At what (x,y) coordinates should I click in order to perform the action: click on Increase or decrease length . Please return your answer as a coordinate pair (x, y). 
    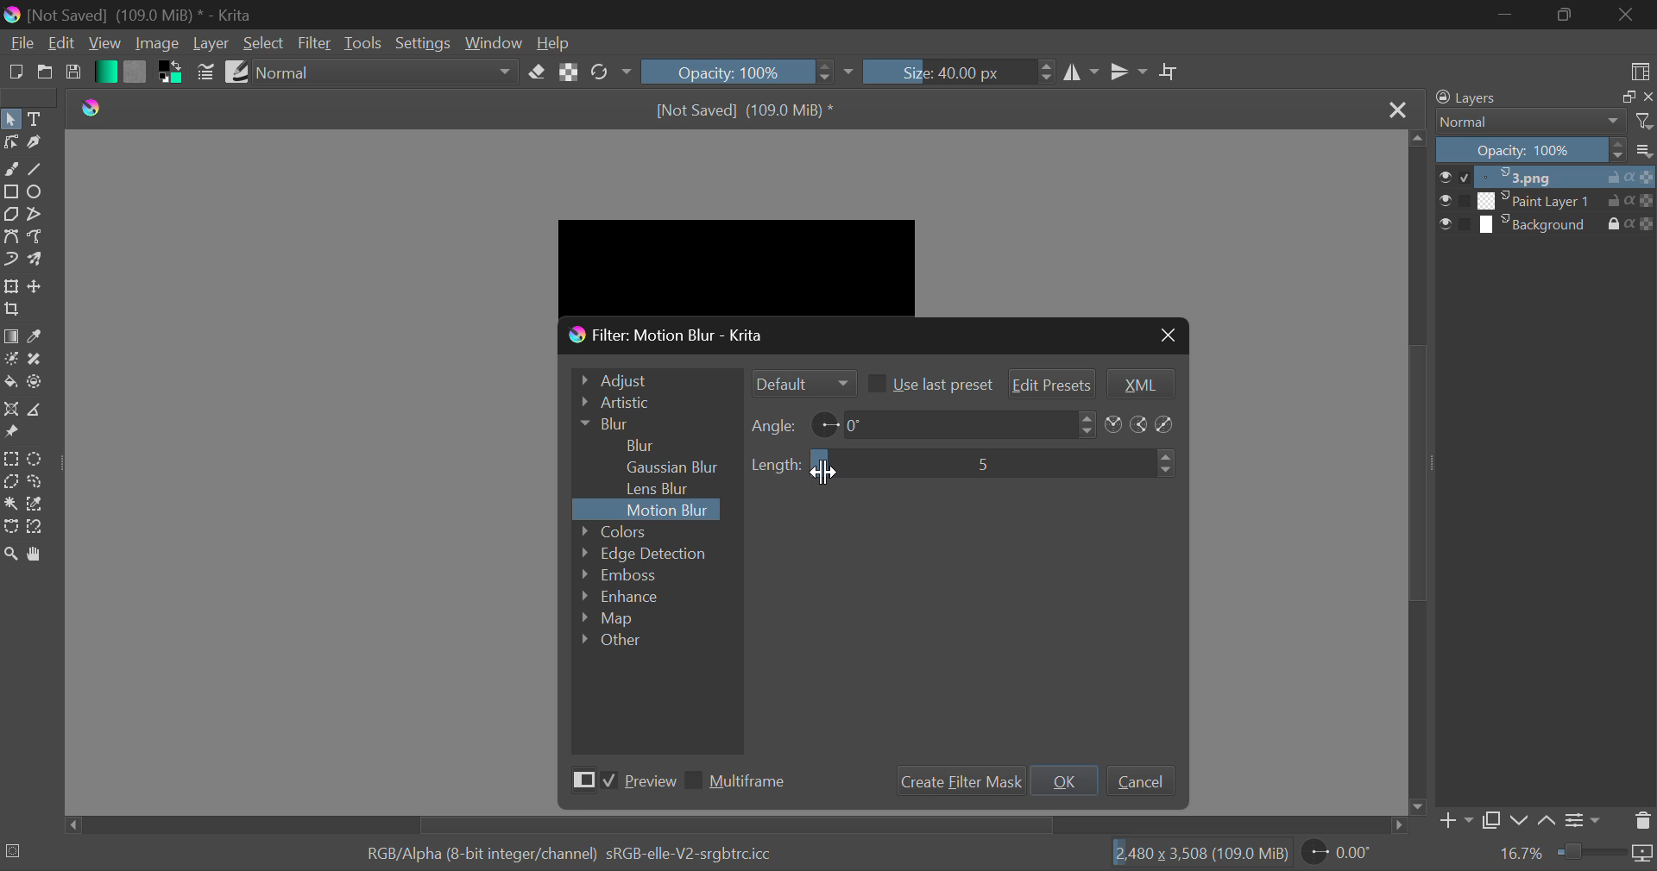
    Looking at the image, I should click on (1168, 464).